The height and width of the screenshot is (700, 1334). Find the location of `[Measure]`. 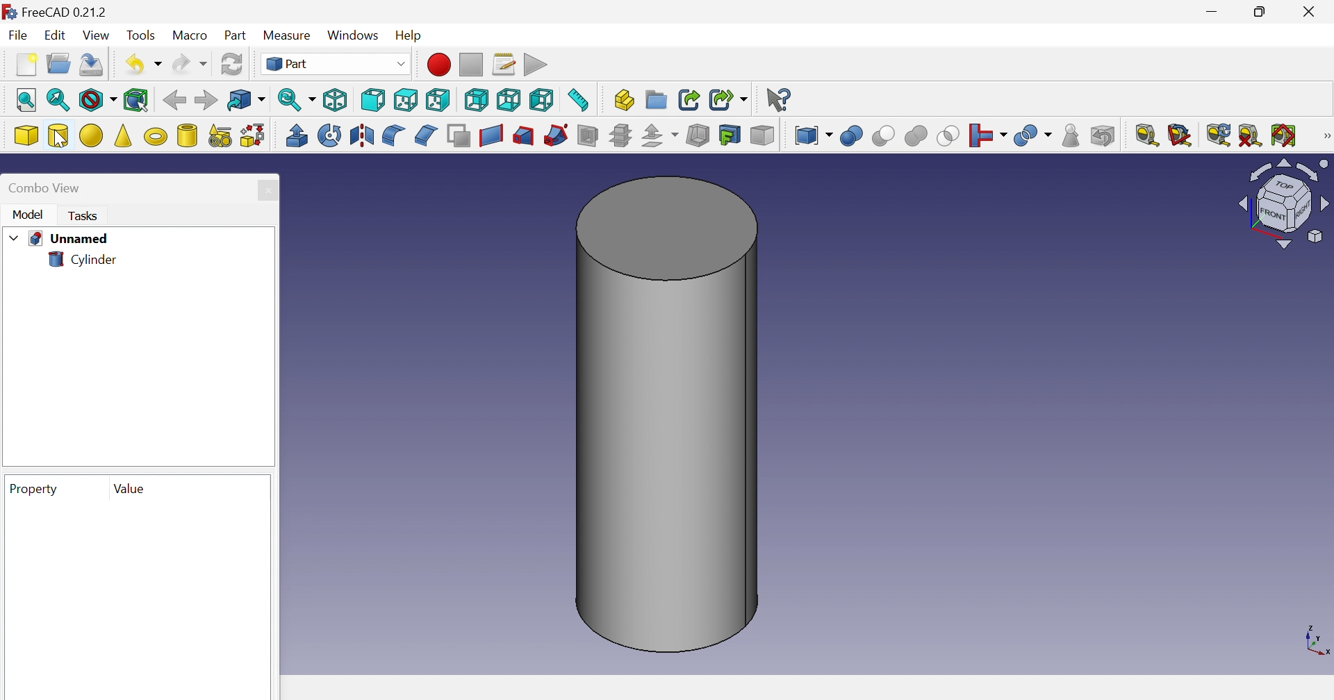

[Measure] is located at coordinates (1326, 137).